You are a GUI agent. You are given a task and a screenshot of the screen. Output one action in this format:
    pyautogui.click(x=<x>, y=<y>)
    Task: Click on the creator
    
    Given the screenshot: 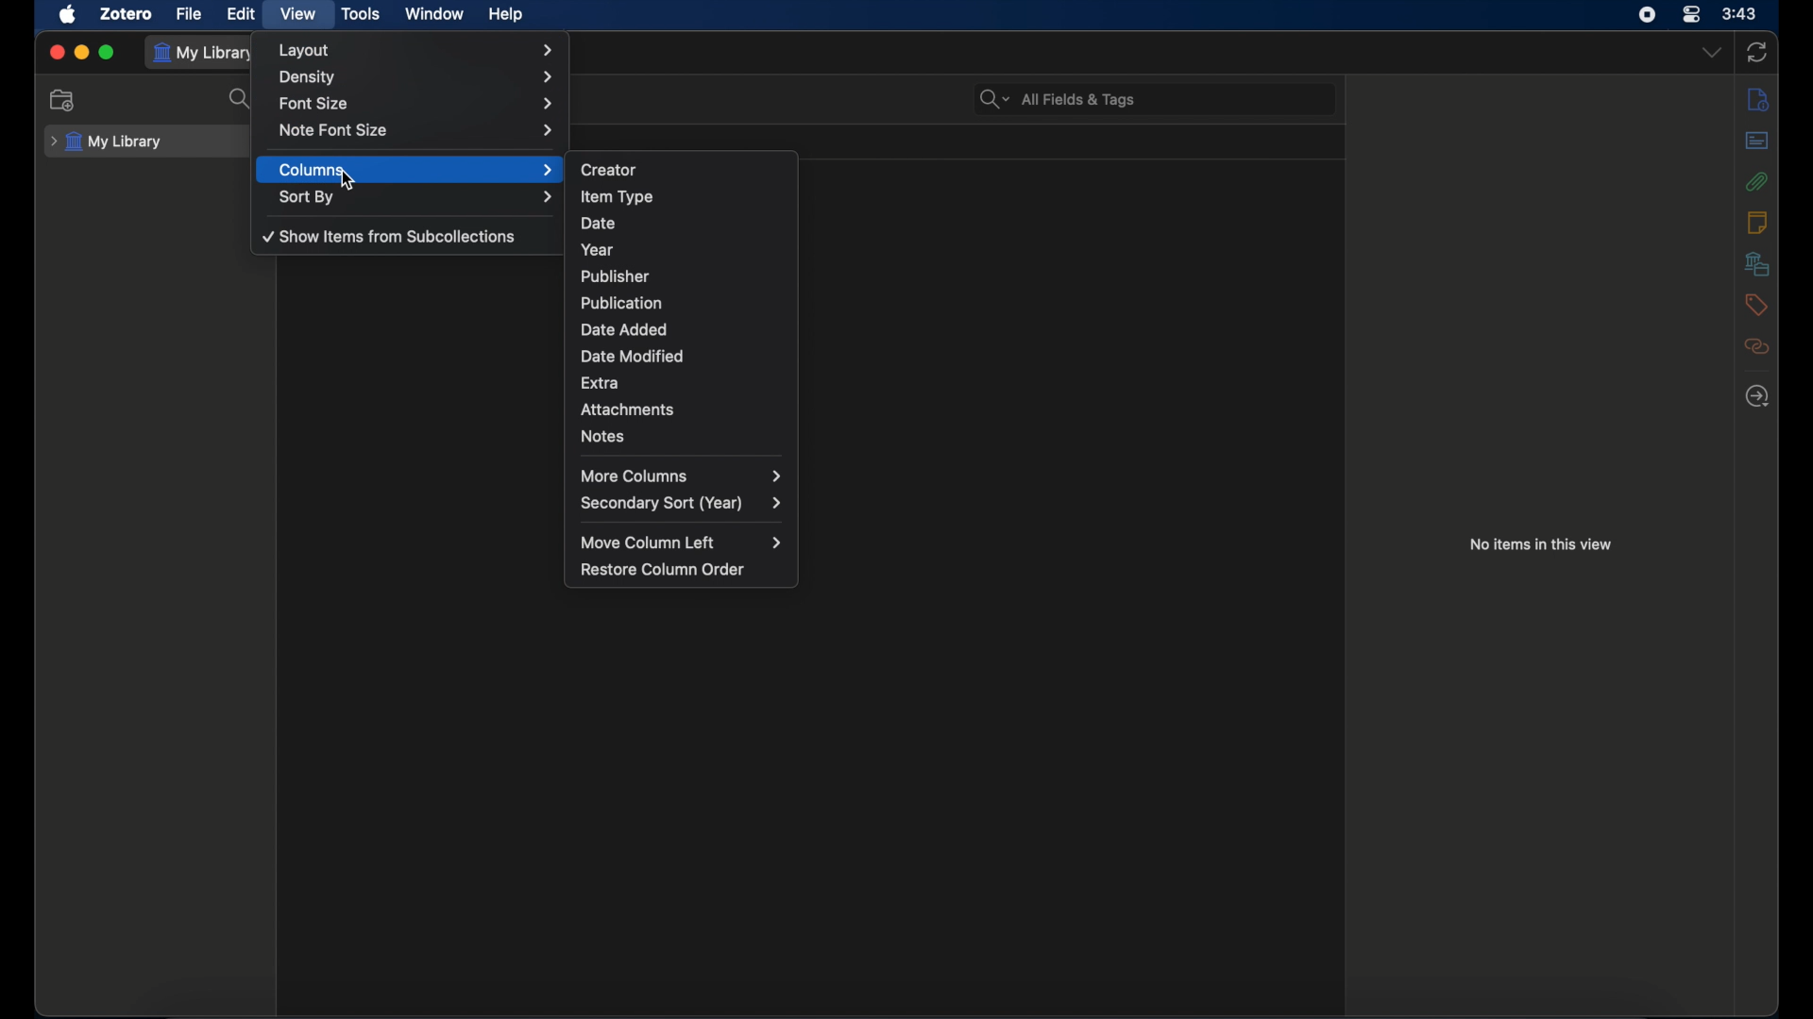 What is the action you would take?
    pyautogui.click(x=686, y=166)
    